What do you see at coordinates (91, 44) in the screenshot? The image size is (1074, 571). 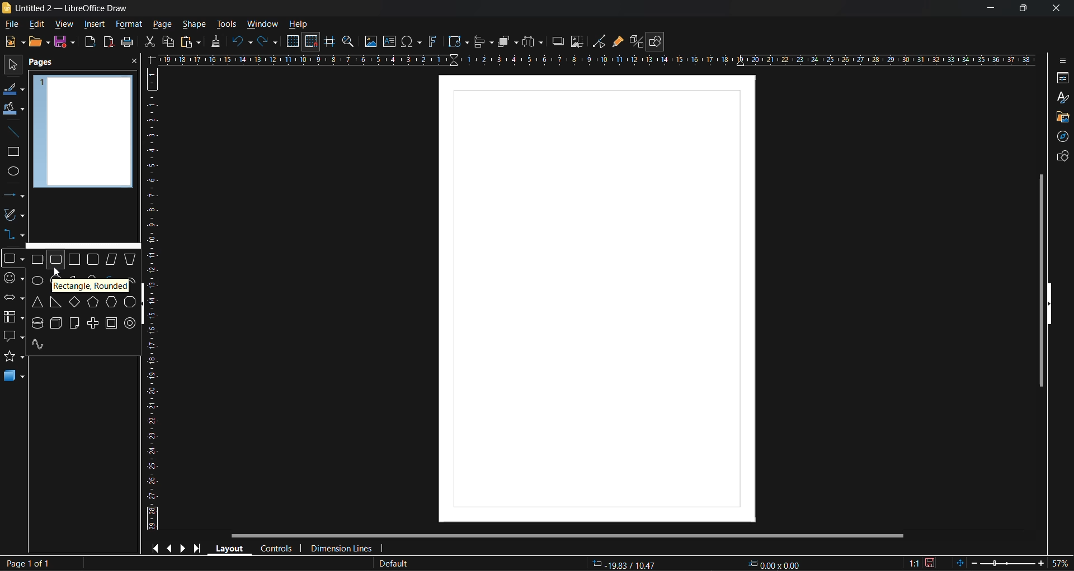 I see `export` at bounding box center [91, 44].